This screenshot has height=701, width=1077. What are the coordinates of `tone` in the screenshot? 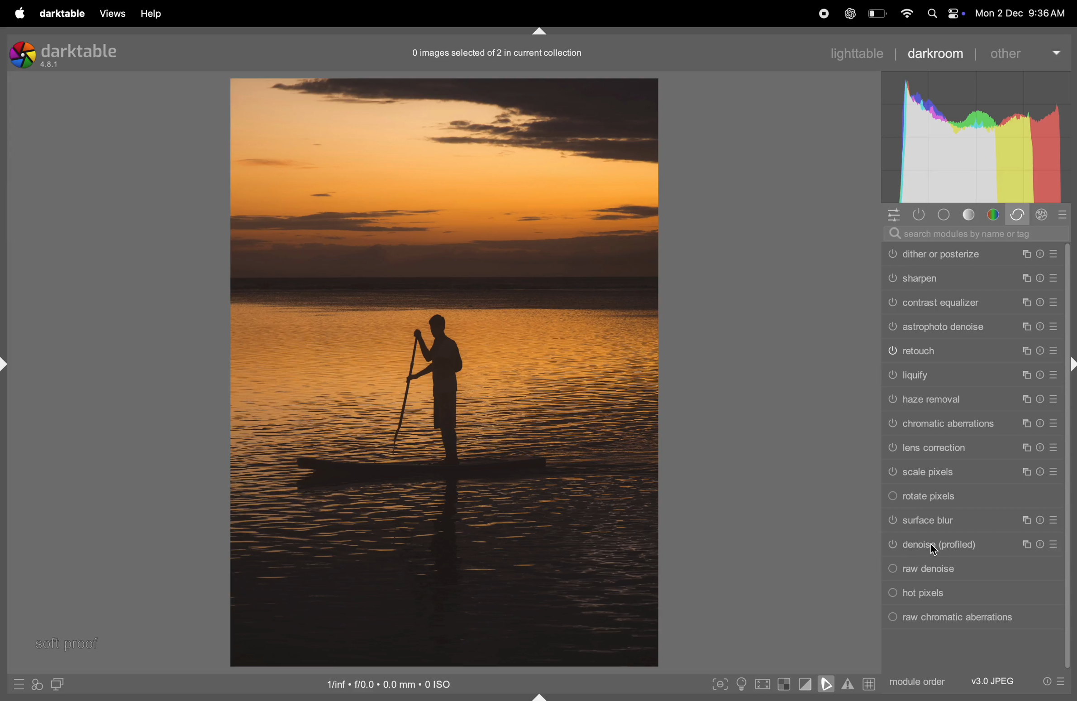 It's located at (970, 215).